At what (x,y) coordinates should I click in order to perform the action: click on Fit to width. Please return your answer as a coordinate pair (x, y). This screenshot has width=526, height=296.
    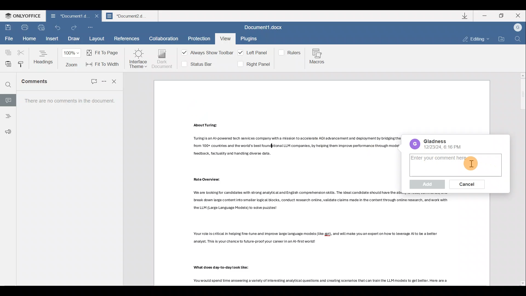
    Looking at the image, I should click on (103, 64).